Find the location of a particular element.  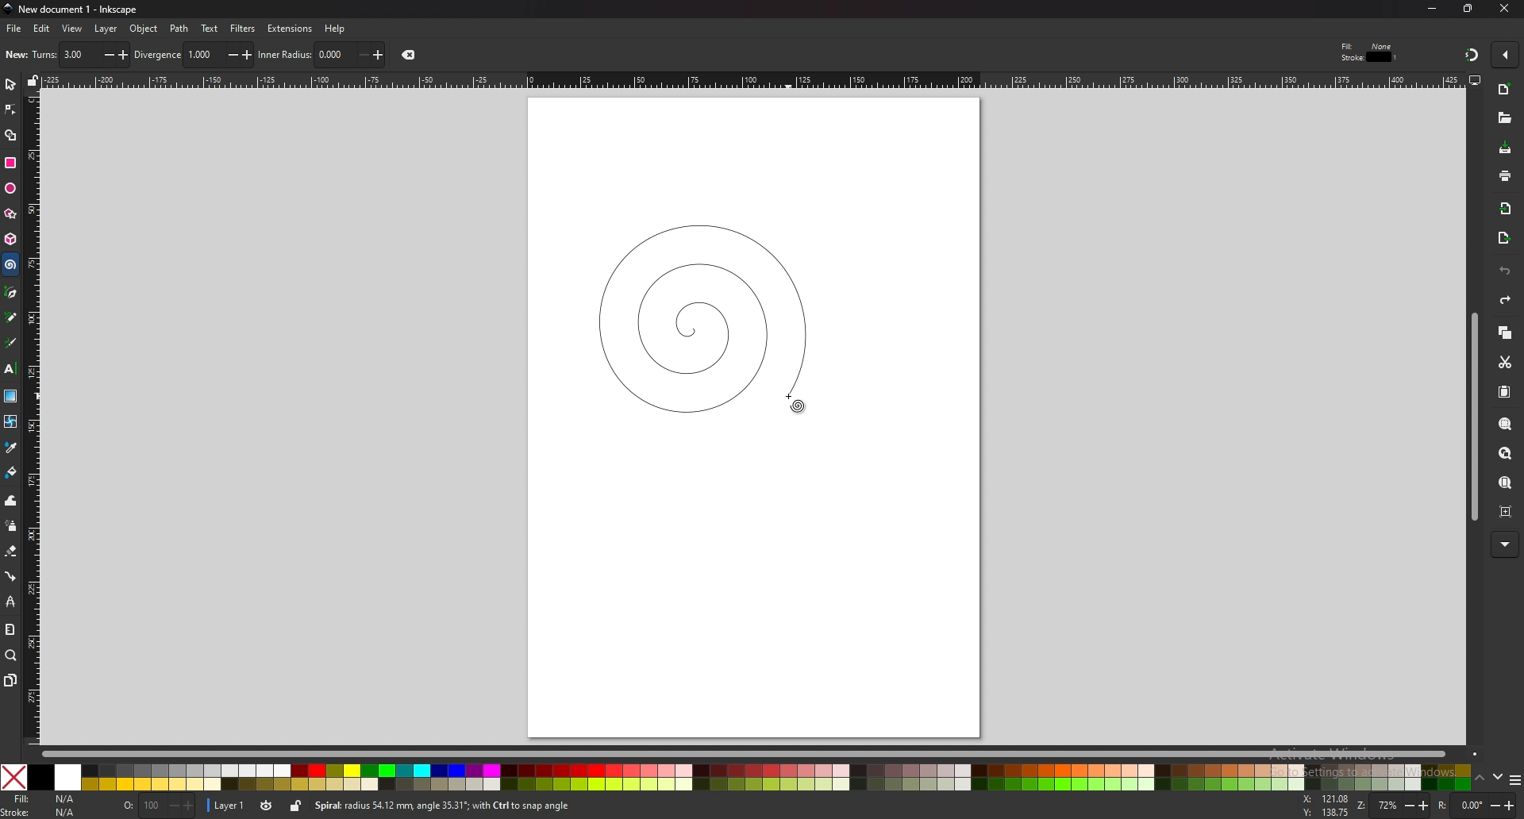

zoom is located at coordinates (12, 656).